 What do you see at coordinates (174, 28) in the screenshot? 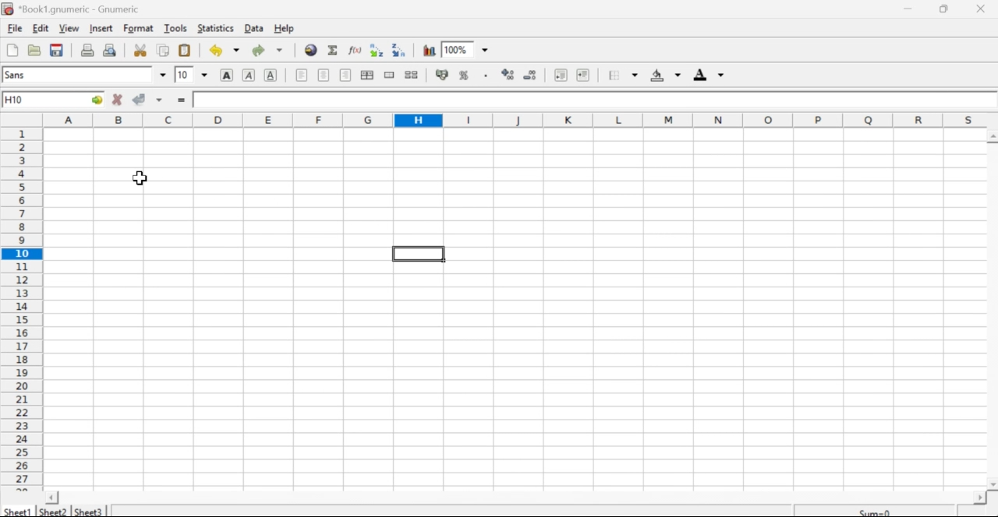
I see `Tools` at bounding box center [174, 28].